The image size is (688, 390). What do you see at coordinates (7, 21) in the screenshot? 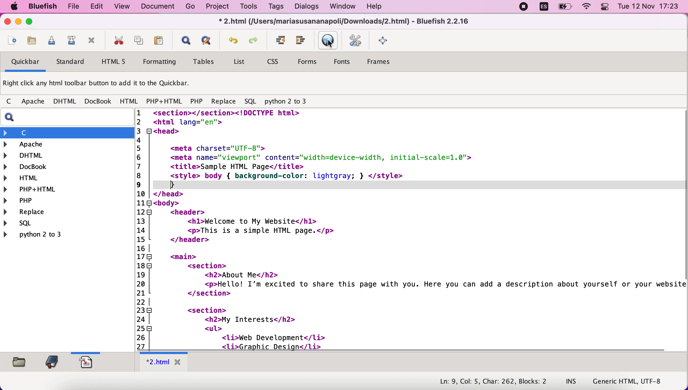
I see `close` at bounding box center [7, 21].